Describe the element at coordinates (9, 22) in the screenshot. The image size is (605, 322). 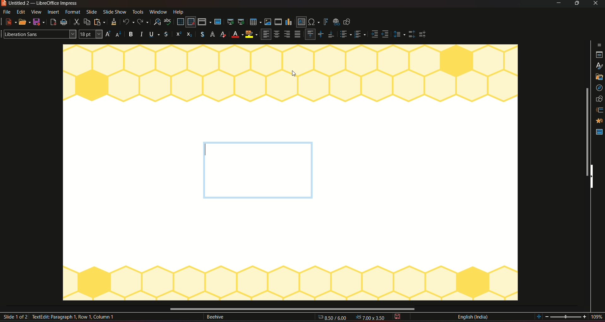
I see `new` at that location.